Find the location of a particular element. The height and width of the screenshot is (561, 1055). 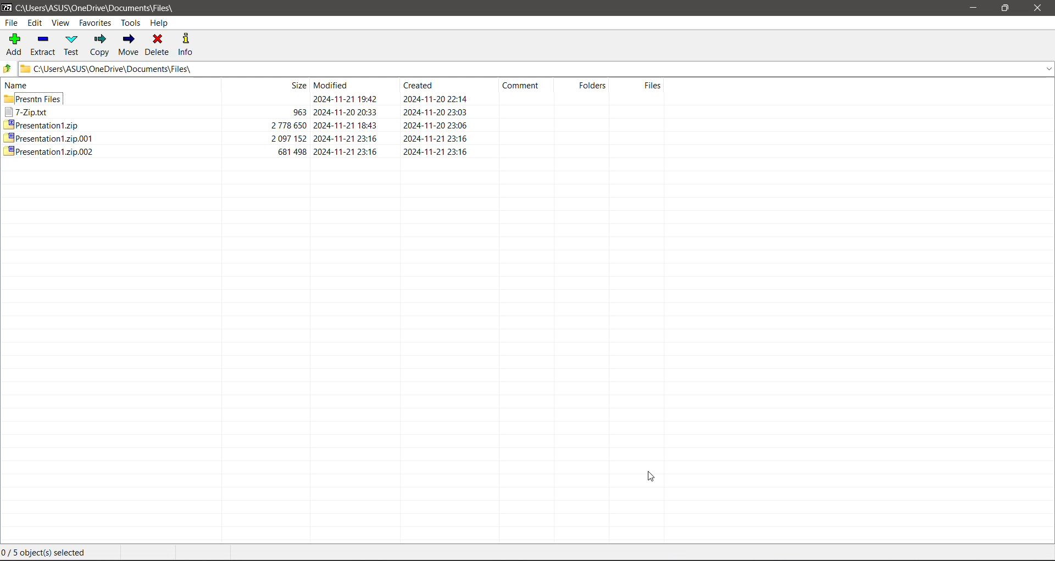

Help is located at coordinates (163, 24).